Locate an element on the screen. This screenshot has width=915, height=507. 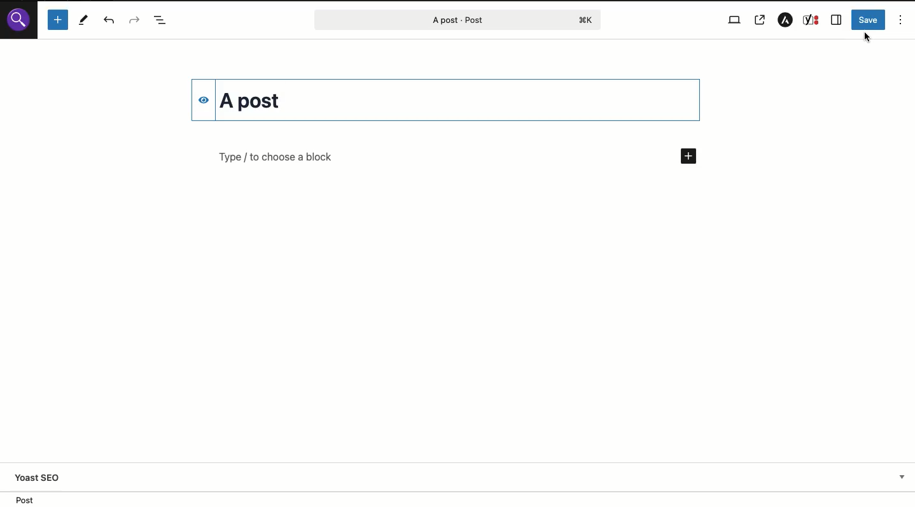
View is located at coordinates (732, 19).